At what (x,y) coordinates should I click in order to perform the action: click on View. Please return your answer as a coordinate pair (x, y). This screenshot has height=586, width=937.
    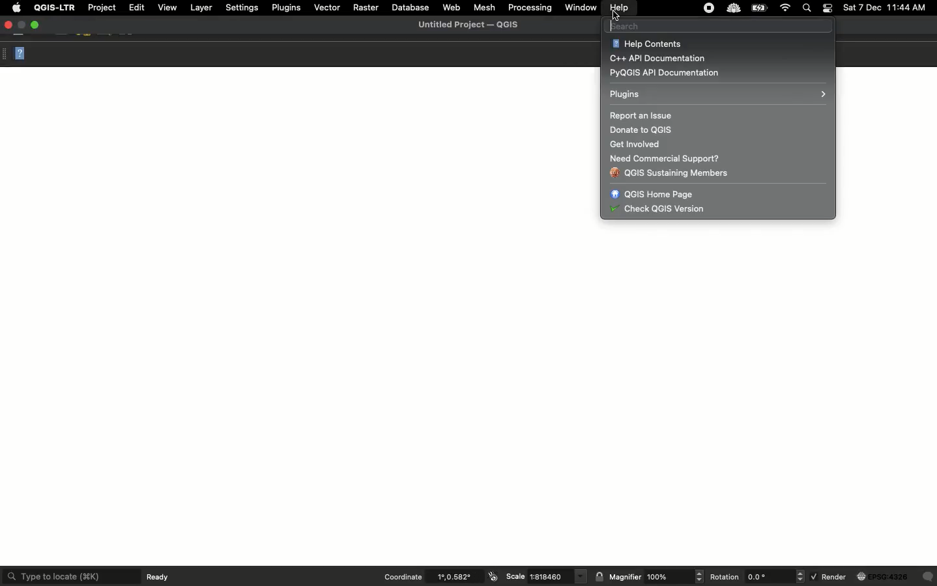
    Looking at the image, I should click on (167, 8).